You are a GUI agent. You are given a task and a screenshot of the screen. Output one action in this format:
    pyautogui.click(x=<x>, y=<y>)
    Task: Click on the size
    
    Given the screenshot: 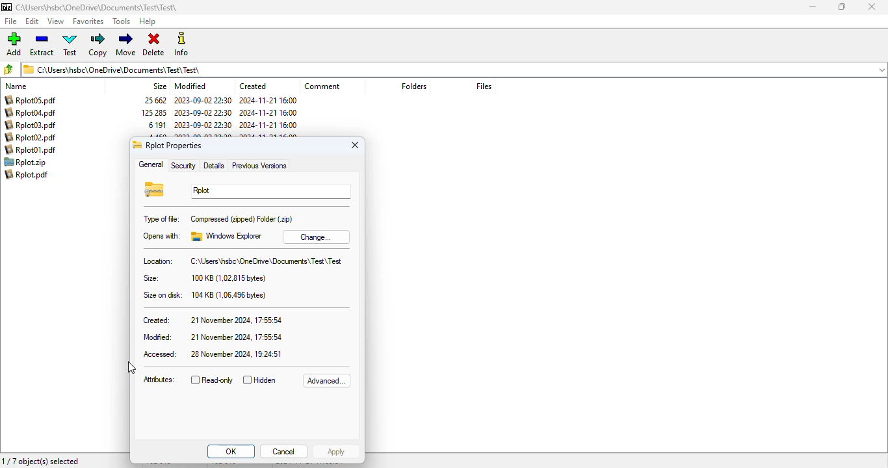 What is the action you would take?
    pyautogui.click(x=159, y=86)
    